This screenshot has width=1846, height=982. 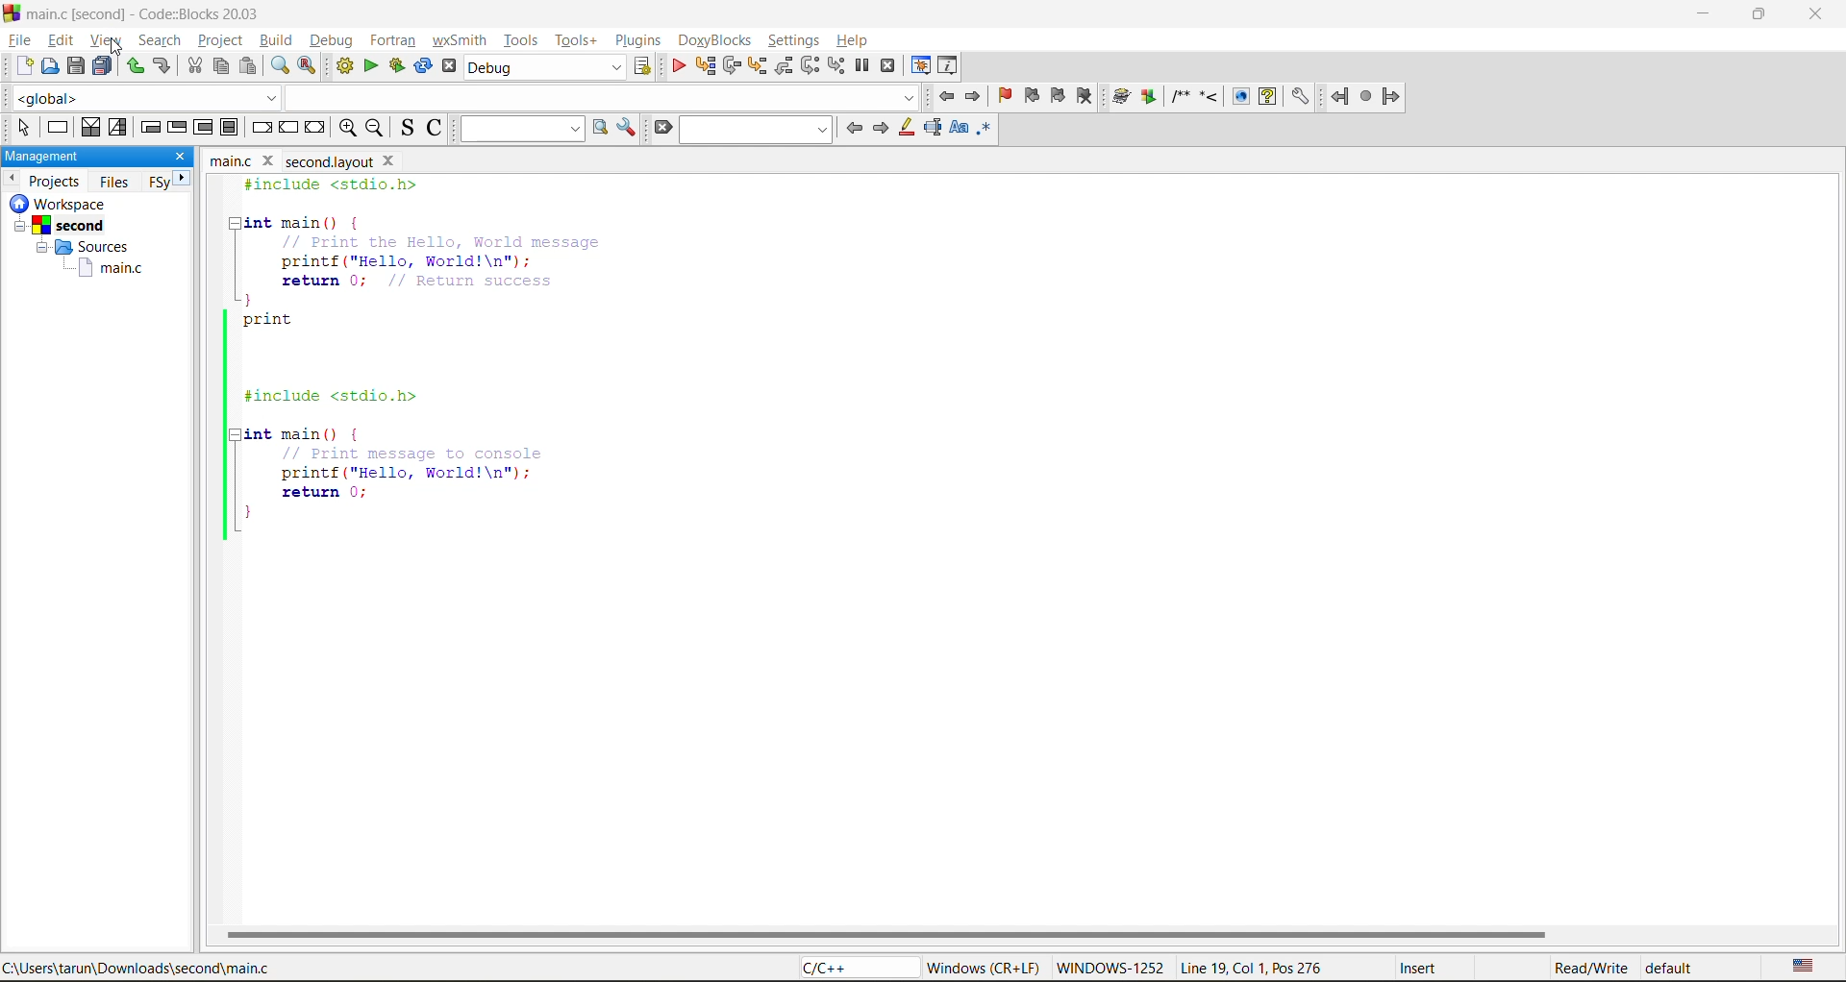 What do you see at coordinates (143, 968) in the screenshot?
I see `file location` at bounding box center [143, 968].